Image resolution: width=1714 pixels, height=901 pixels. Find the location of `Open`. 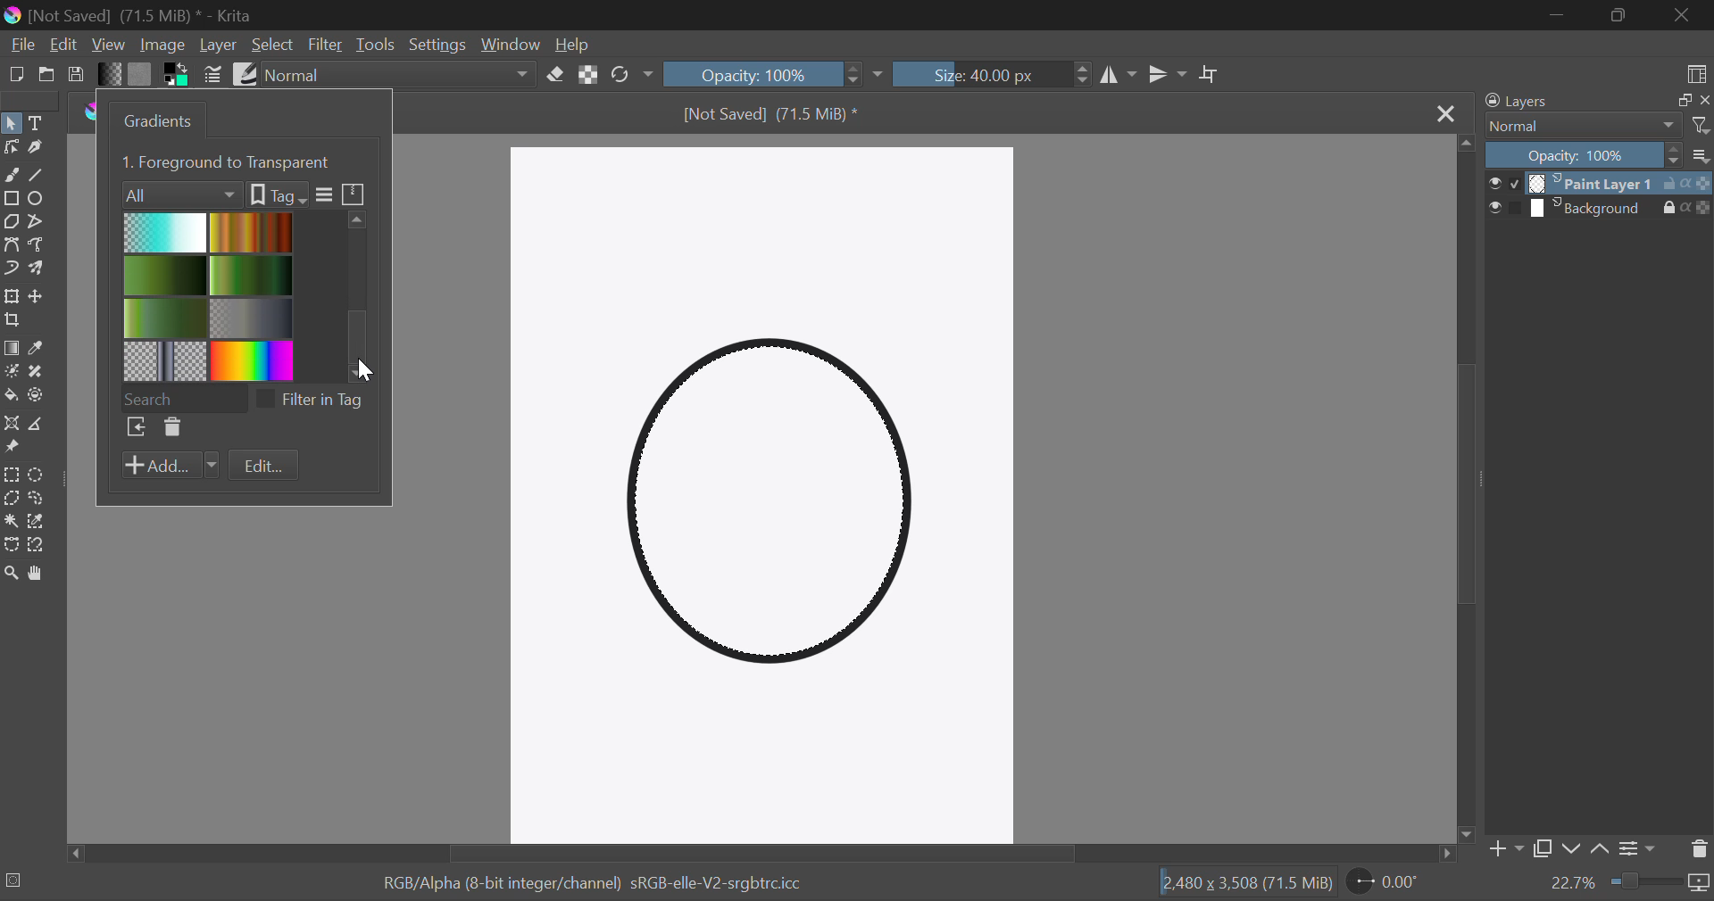

Open is located at coordinates (46, 75).